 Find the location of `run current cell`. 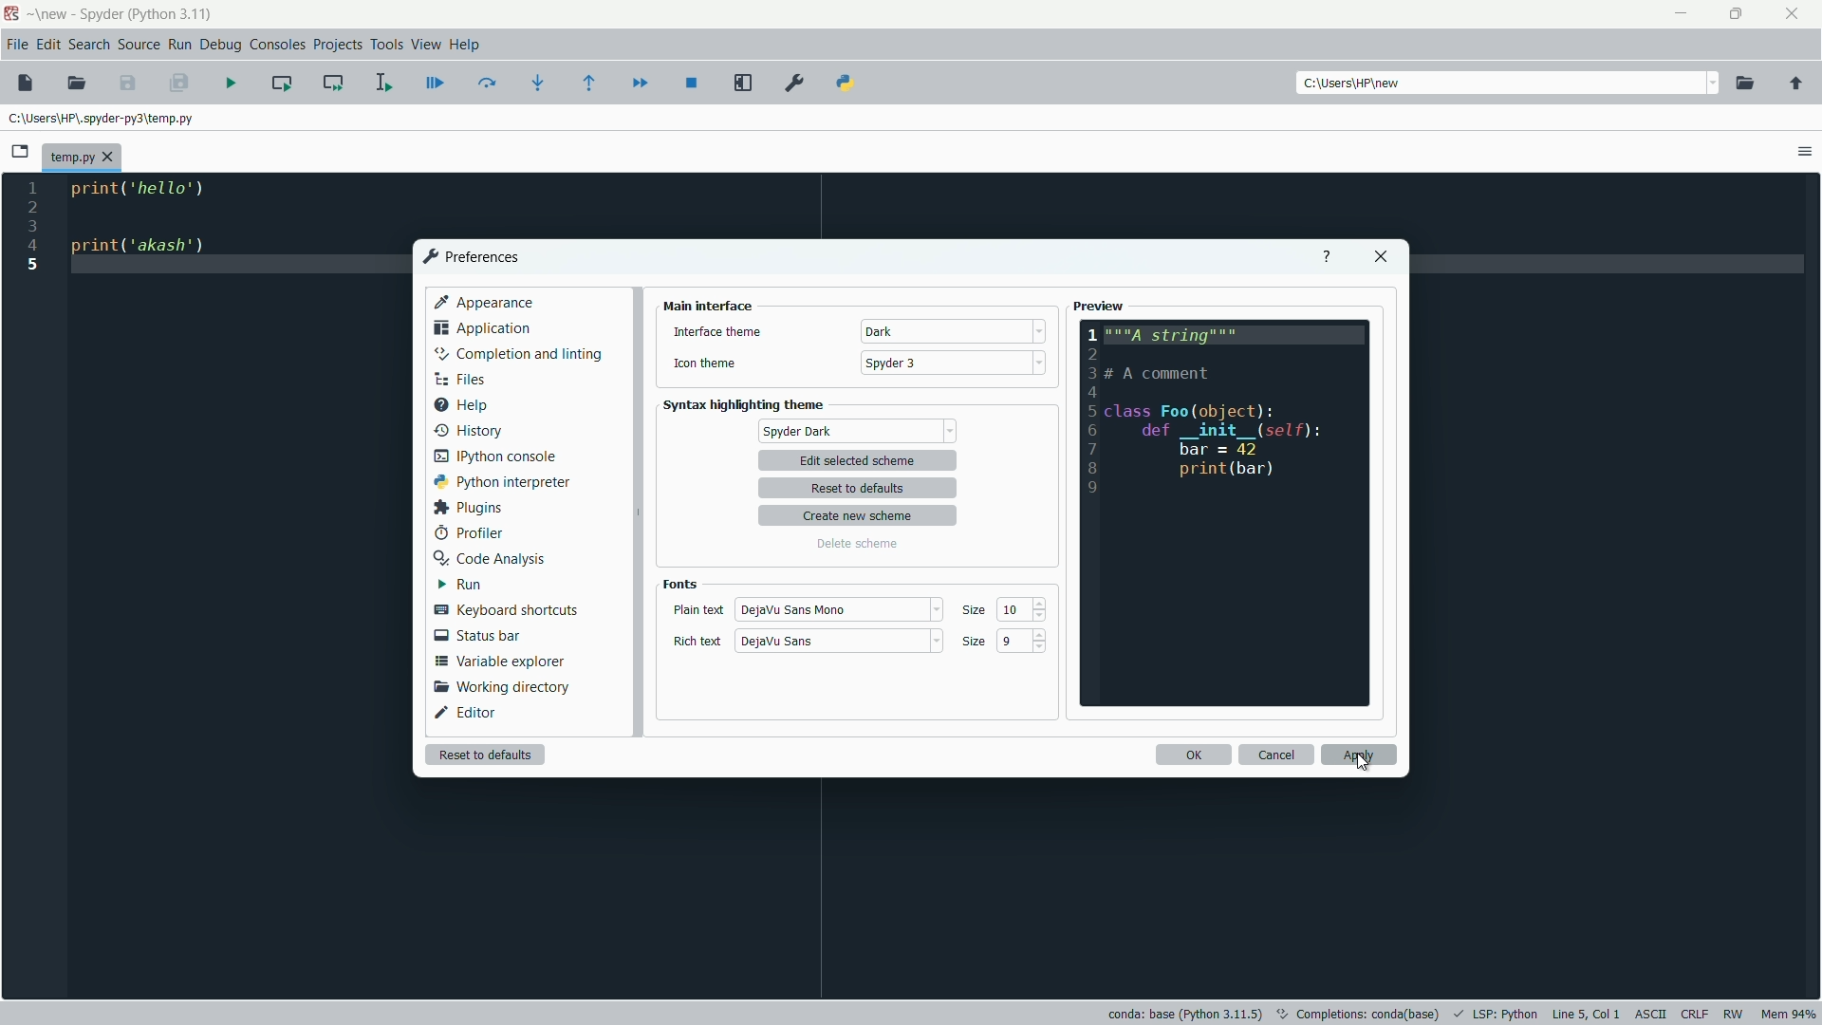

run current cell is located at coordinates (282, 82).